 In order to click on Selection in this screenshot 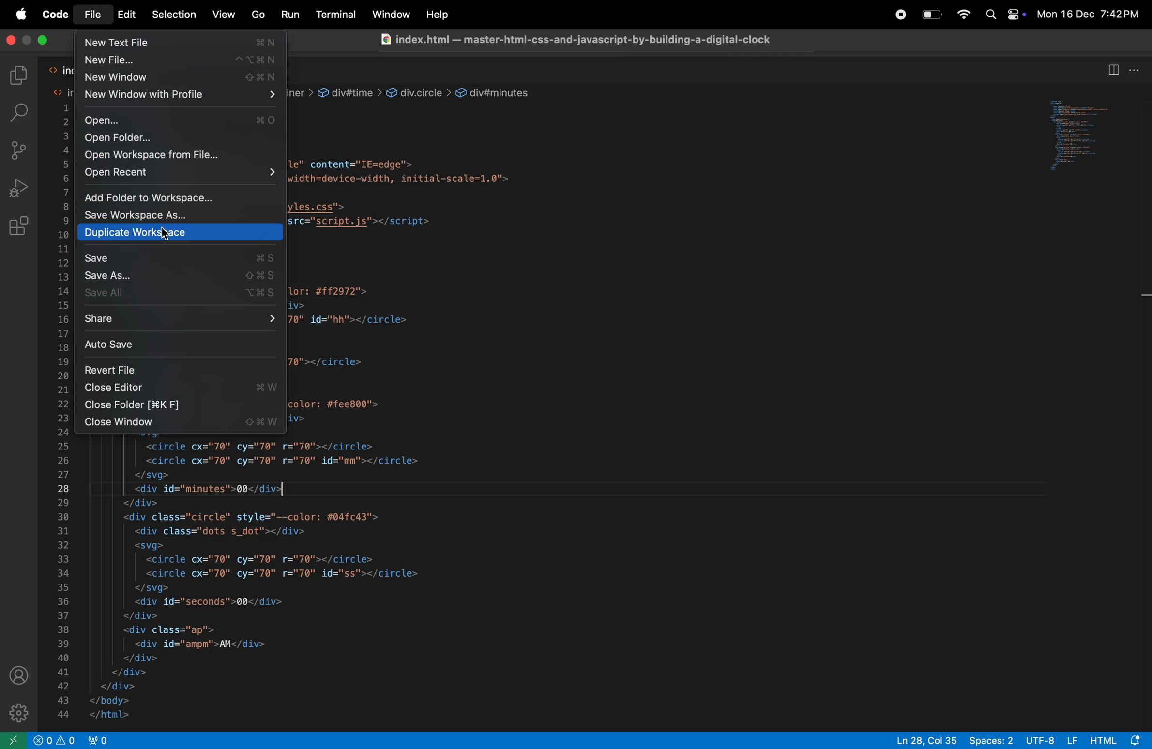, I will do `click(174, 14)`.